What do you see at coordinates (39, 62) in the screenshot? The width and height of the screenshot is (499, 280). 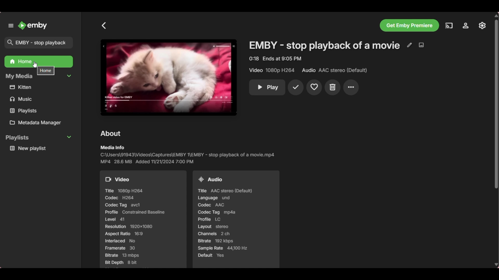 I see `Home` at bounding box center [39, 62].